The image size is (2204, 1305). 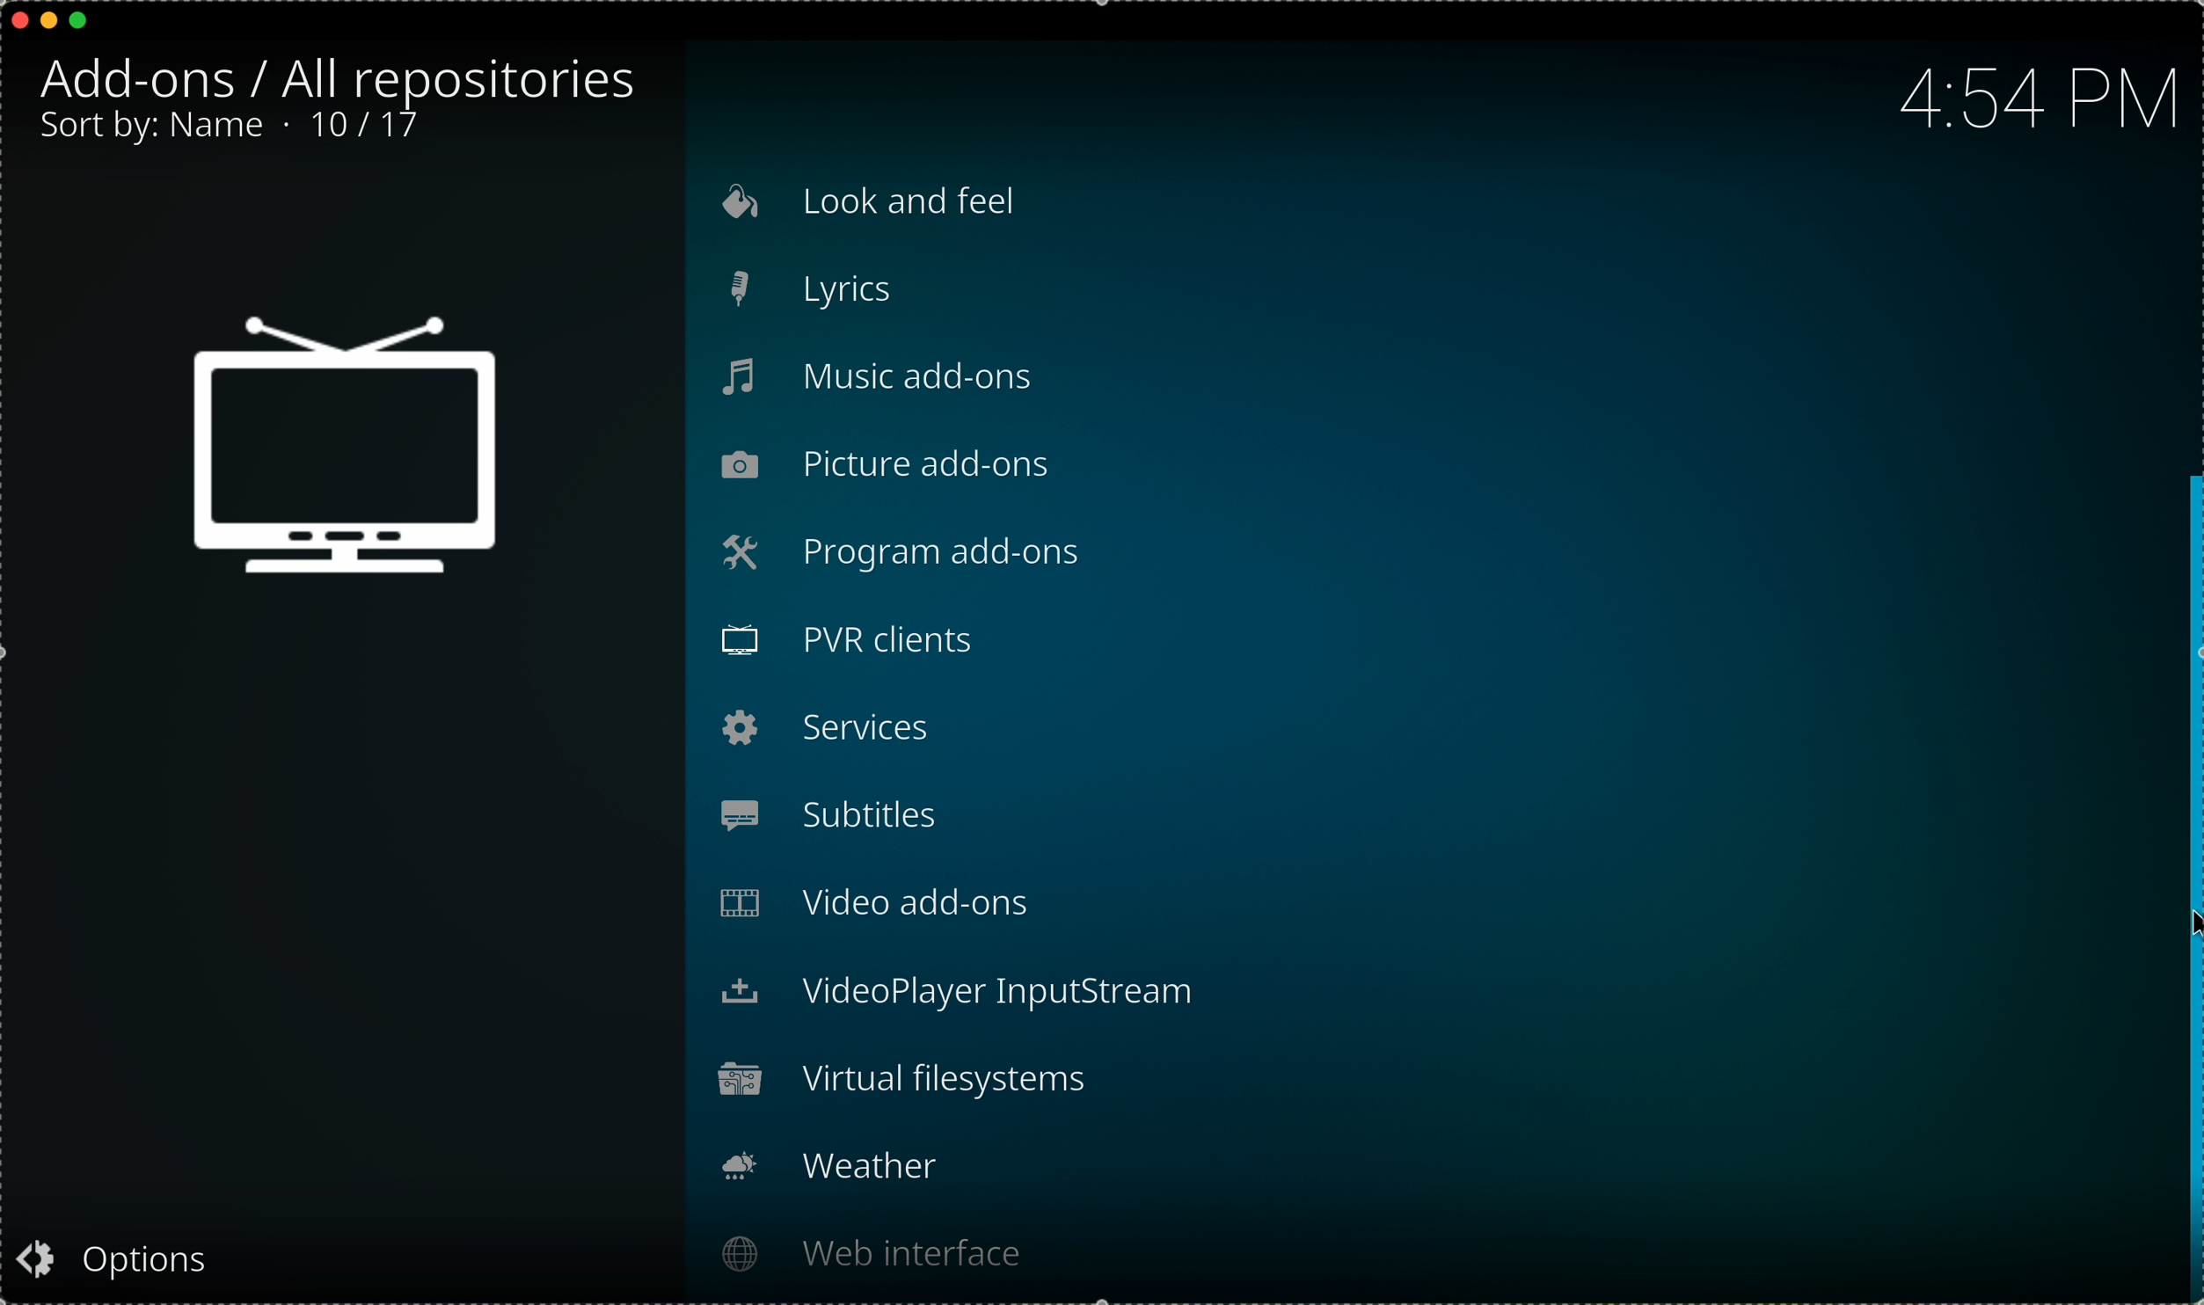 I want to click on web interface, so click(x=866, y=1252).